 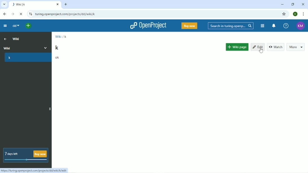 What do you see at coordinates (28, 25) in the screenshot?
I see `Open quick add menu` at bounding box center [28, 25].